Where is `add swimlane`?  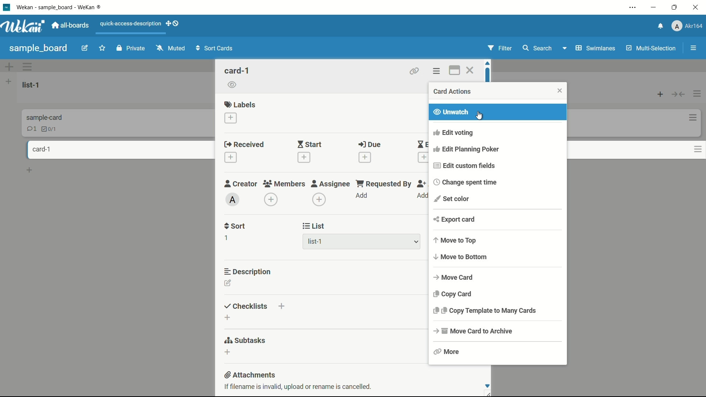
add swimlane is located at coordinates (8, 68).